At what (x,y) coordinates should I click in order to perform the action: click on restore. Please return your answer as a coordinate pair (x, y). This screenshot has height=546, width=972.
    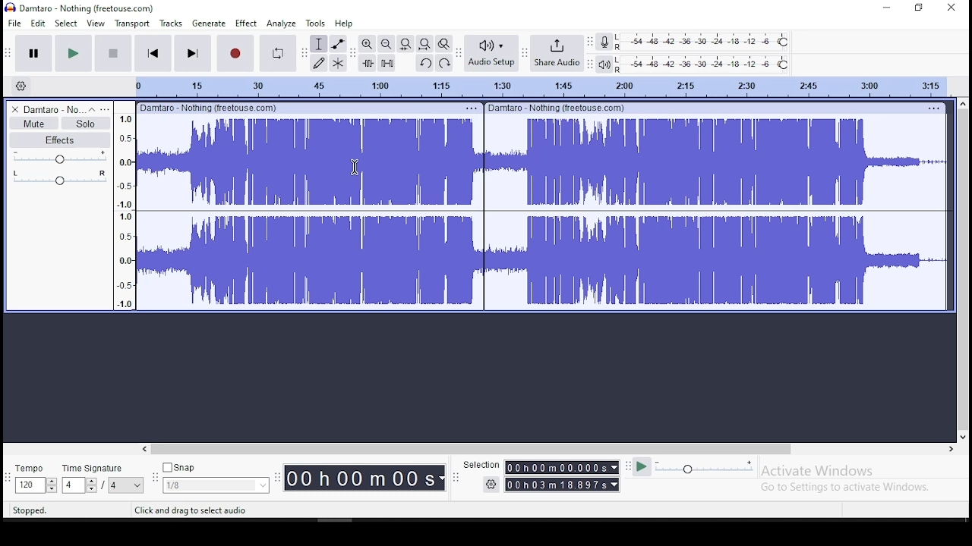
    Looking at the image, I should click on (919, 8).